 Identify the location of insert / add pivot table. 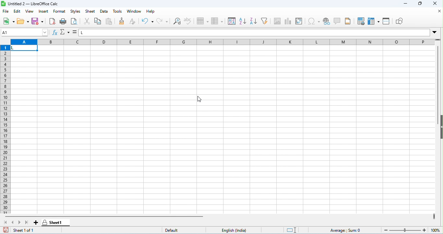
(299, 21).